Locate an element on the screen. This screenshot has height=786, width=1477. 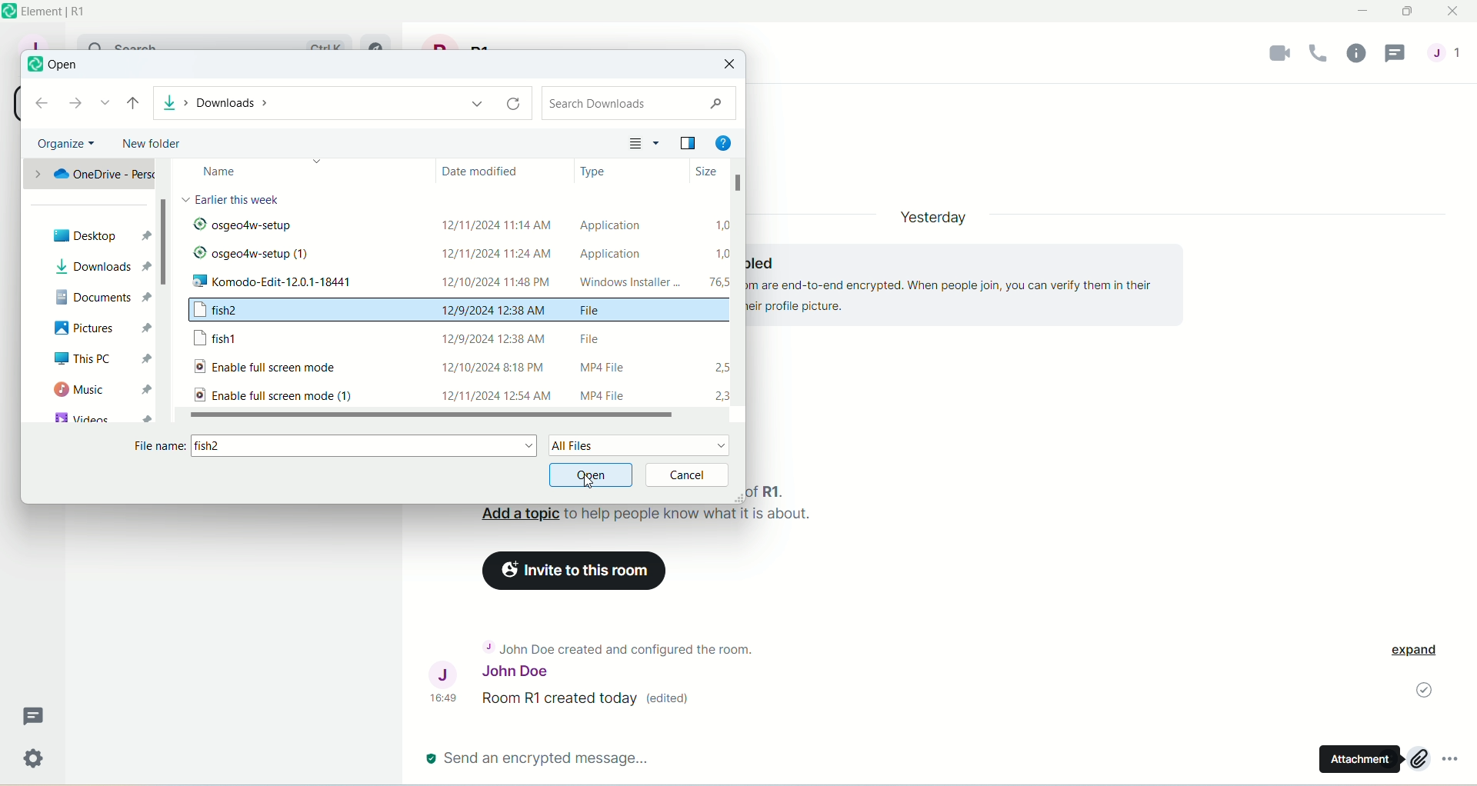
» osgeodw-setup (1) is located at coordinates (254, 255).